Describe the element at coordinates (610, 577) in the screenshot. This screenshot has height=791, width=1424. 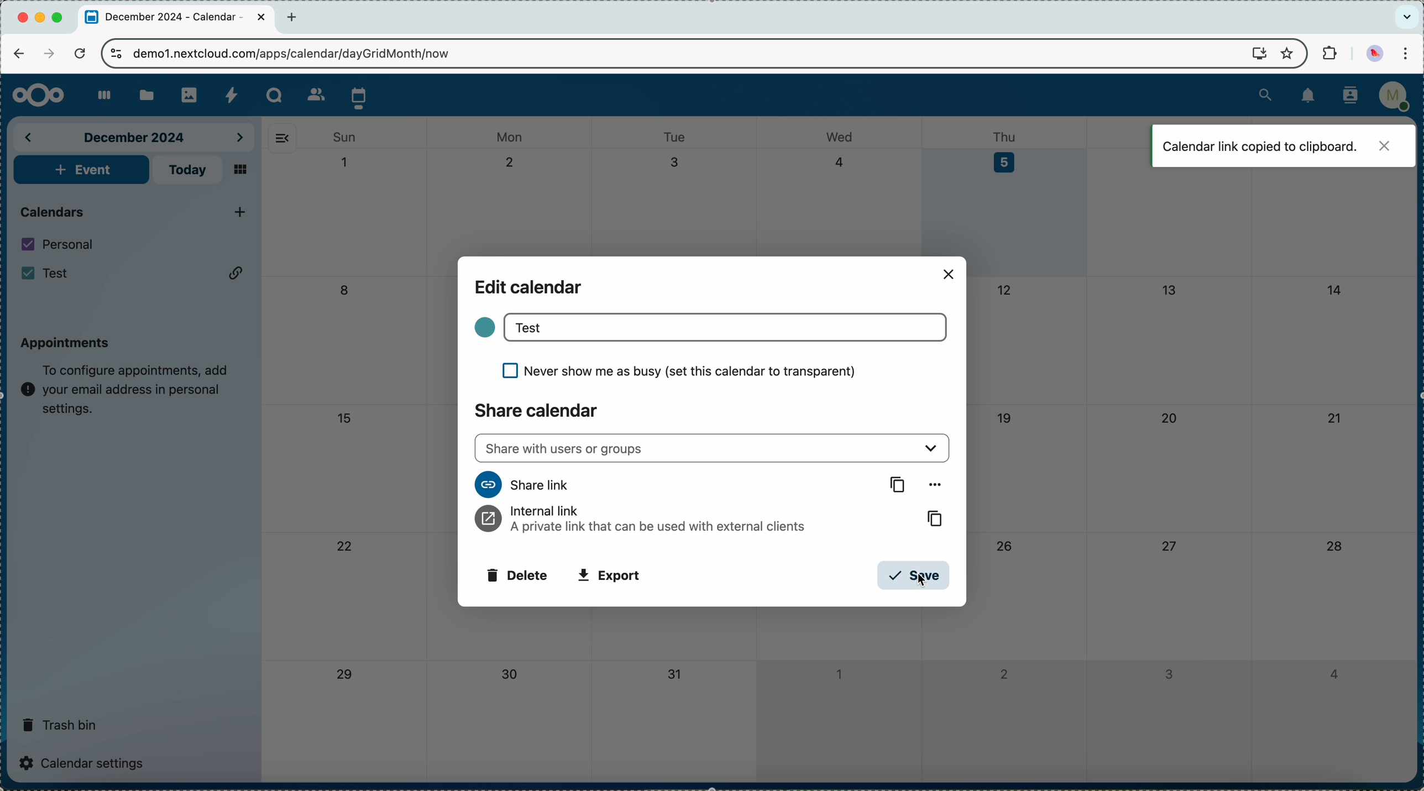
I see `export` at that location.